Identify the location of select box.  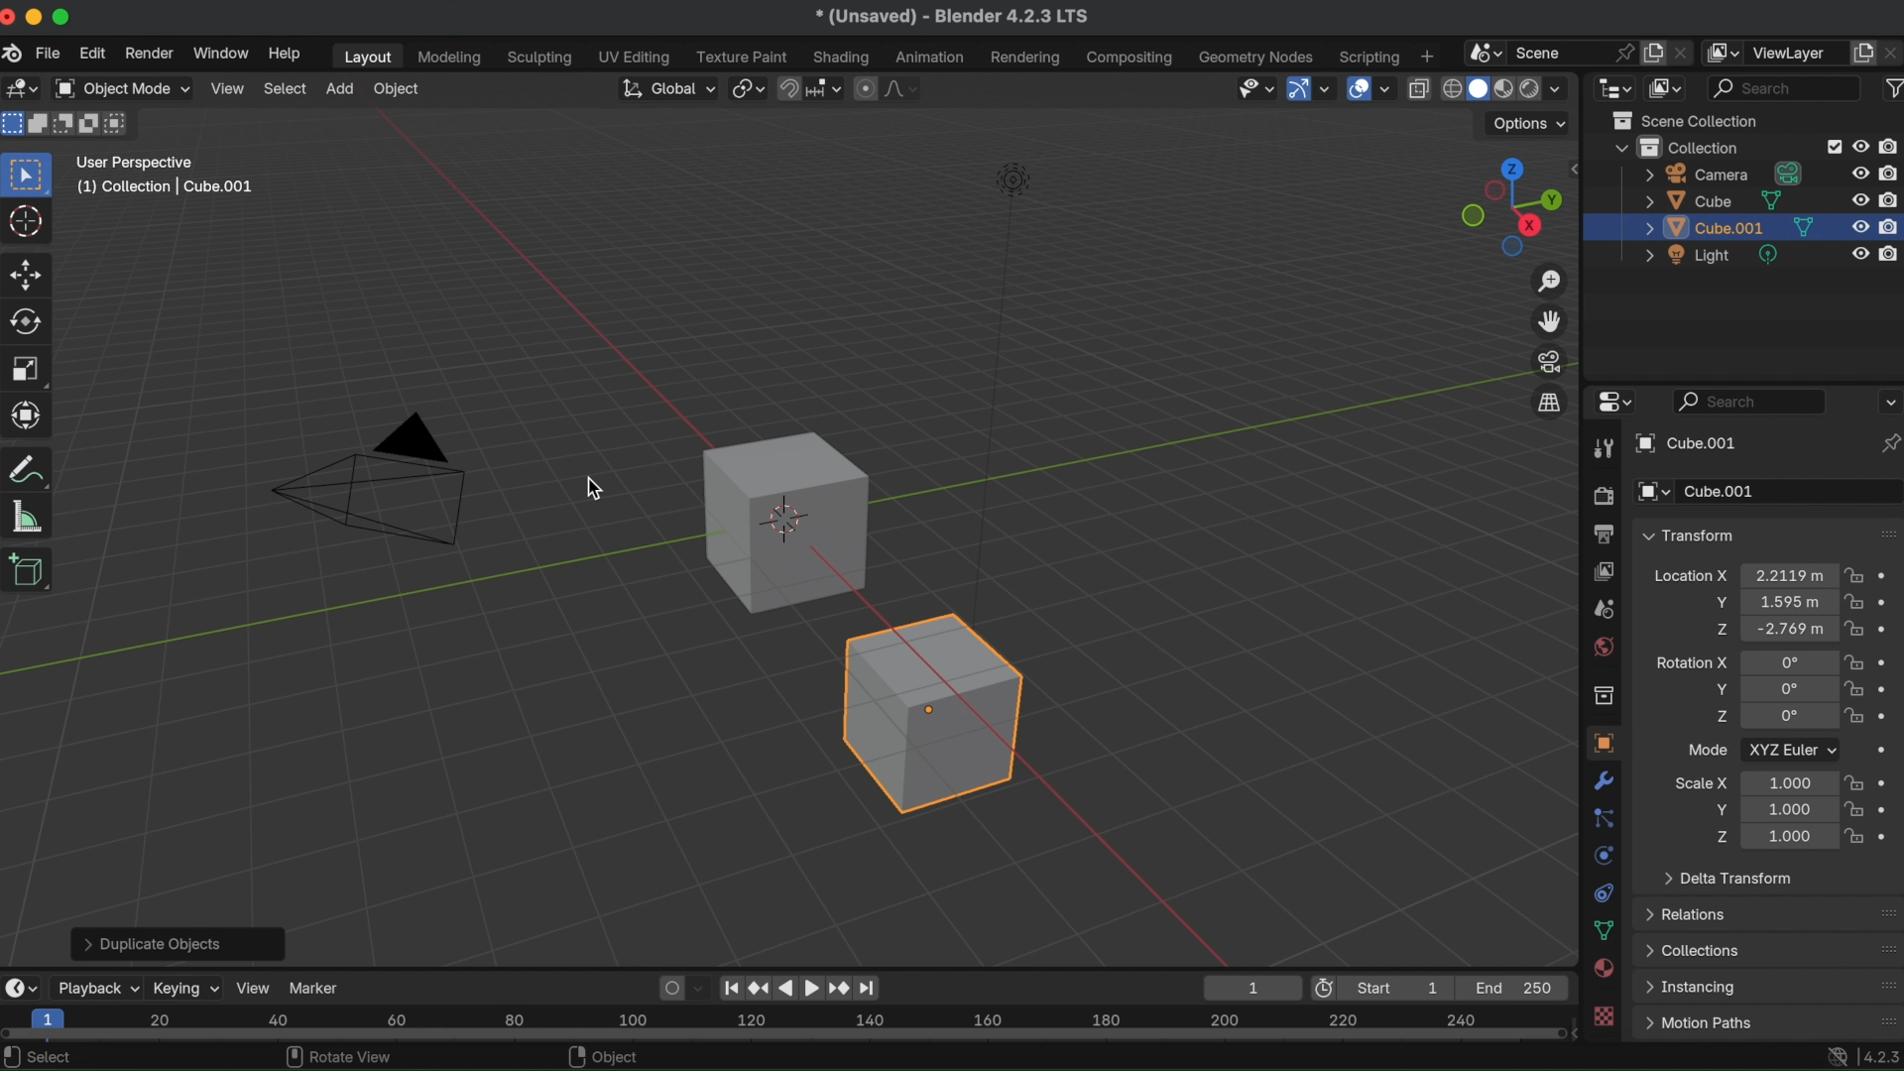
(30, 174).